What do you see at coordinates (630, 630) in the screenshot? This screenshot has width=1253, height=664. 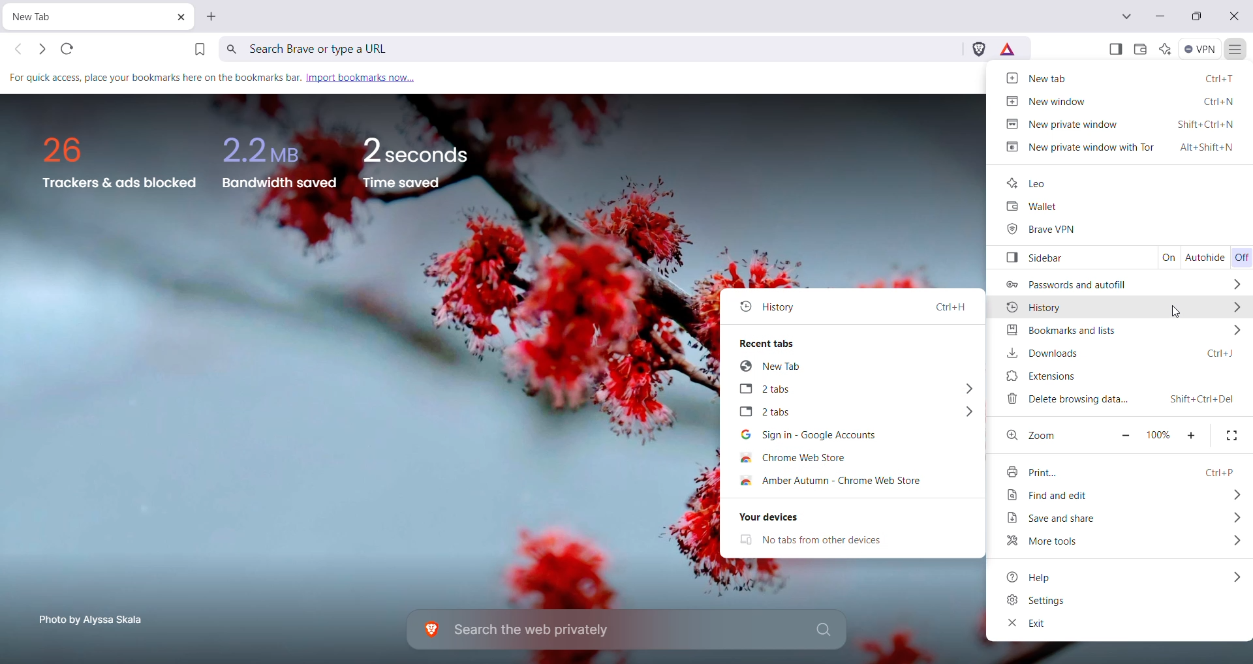 I see `Search the web privately` at bounding box center [630, 630].